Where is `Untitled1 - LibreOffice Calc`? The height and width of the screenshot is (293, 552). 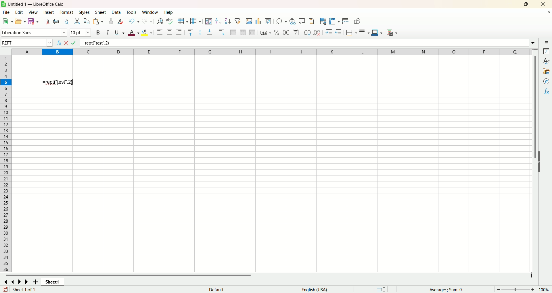 Untitled1 - LibreOffice Calc is located at coordinates (35, 4).